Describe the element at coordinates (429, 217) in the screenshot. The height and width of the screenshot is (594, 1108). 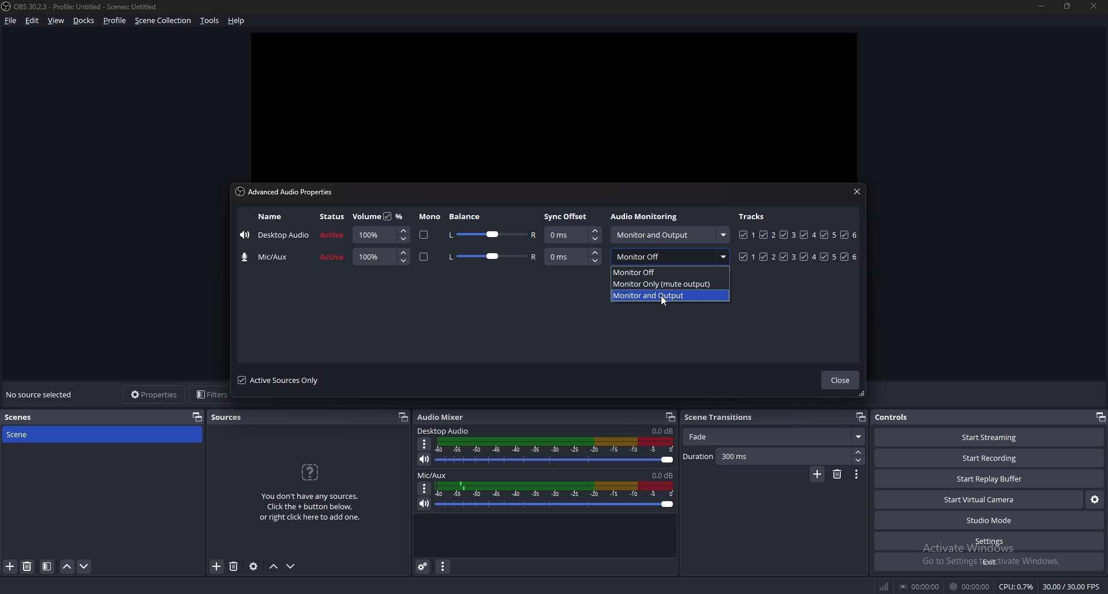
I see `mono` at that location.